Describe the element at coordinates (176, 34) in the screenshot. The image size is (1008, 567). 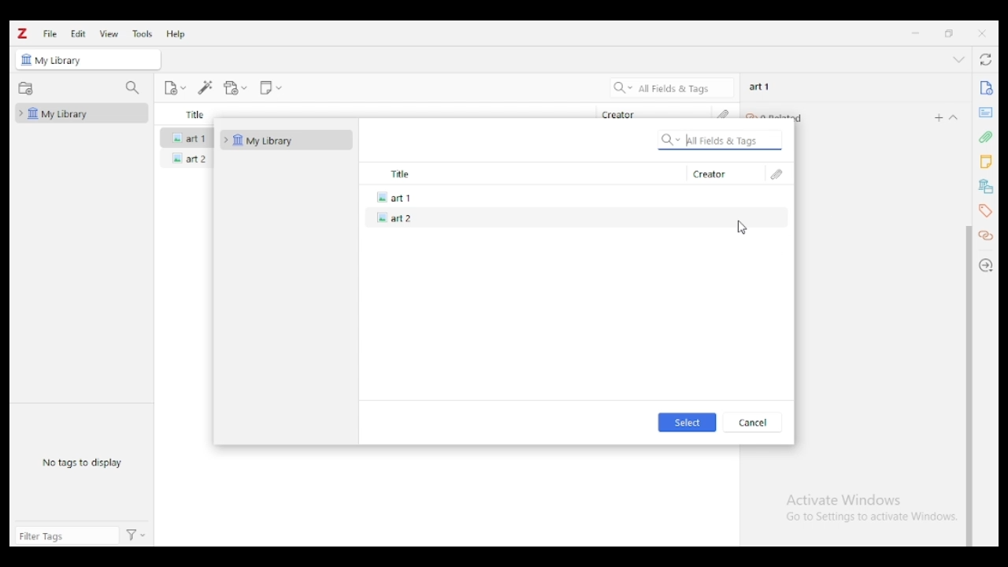
I see `help` at that location.